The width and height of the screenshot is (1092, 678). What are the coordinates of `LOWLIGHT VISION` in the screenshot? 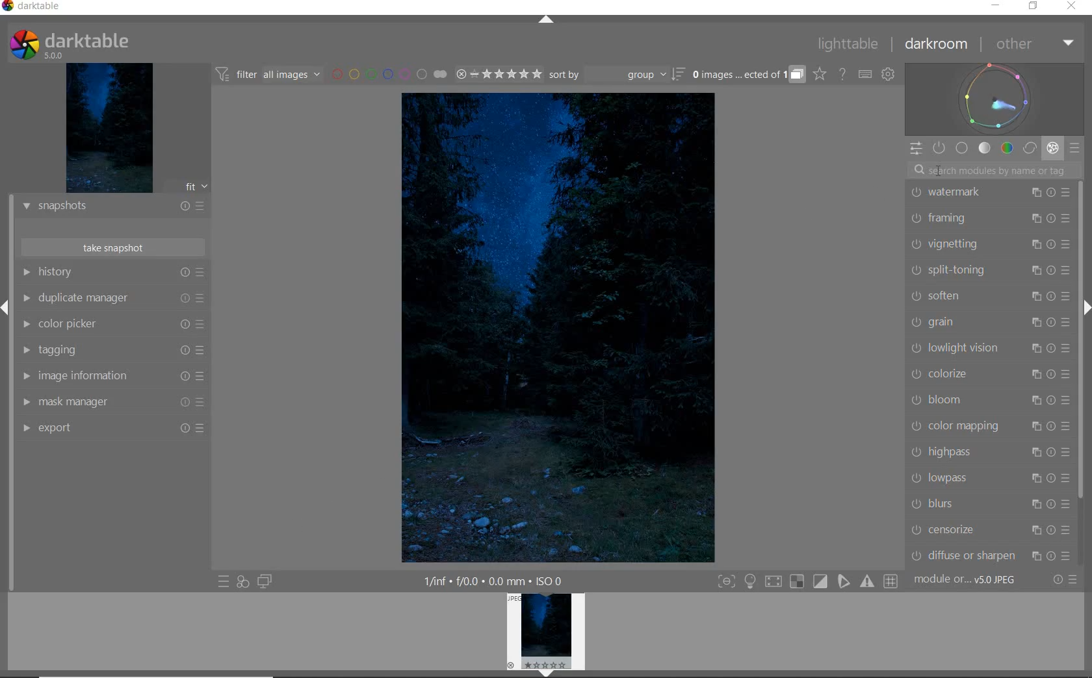 It's located at (989, 348).